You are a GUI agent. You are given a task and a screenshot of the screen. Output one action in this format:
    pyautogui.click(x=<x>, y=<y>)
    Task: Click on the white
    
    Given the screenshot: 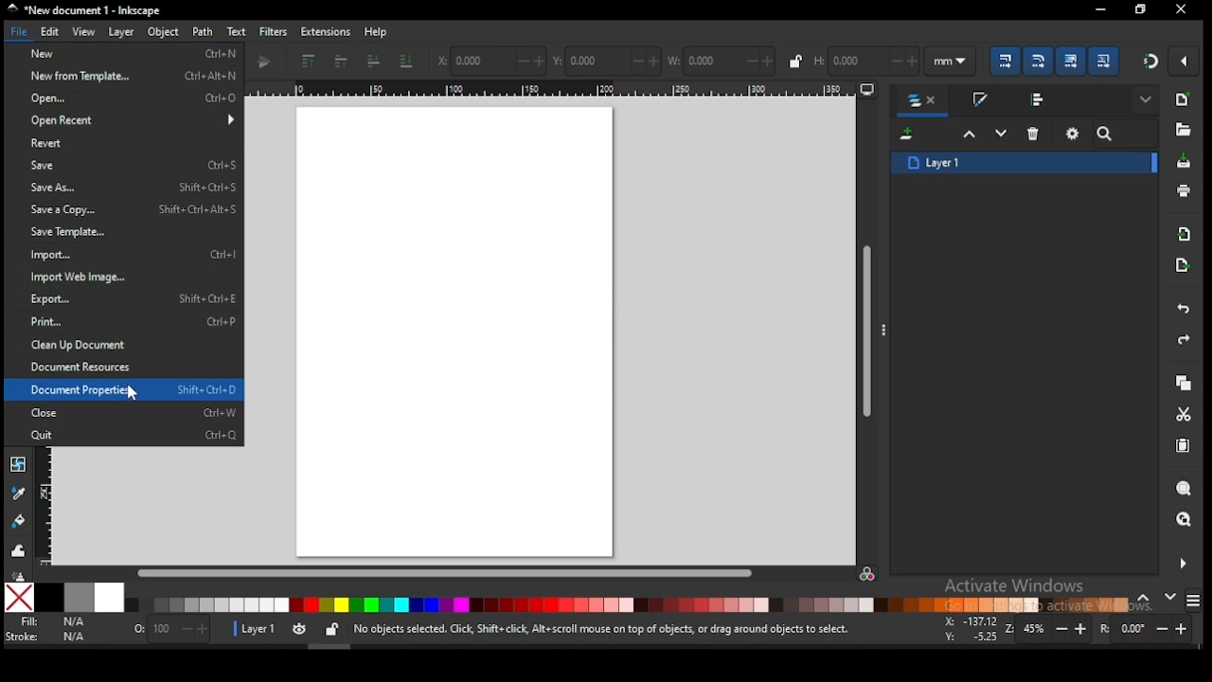 What is the action you would take?
    pyautogui.click(x=109, y=597)
    